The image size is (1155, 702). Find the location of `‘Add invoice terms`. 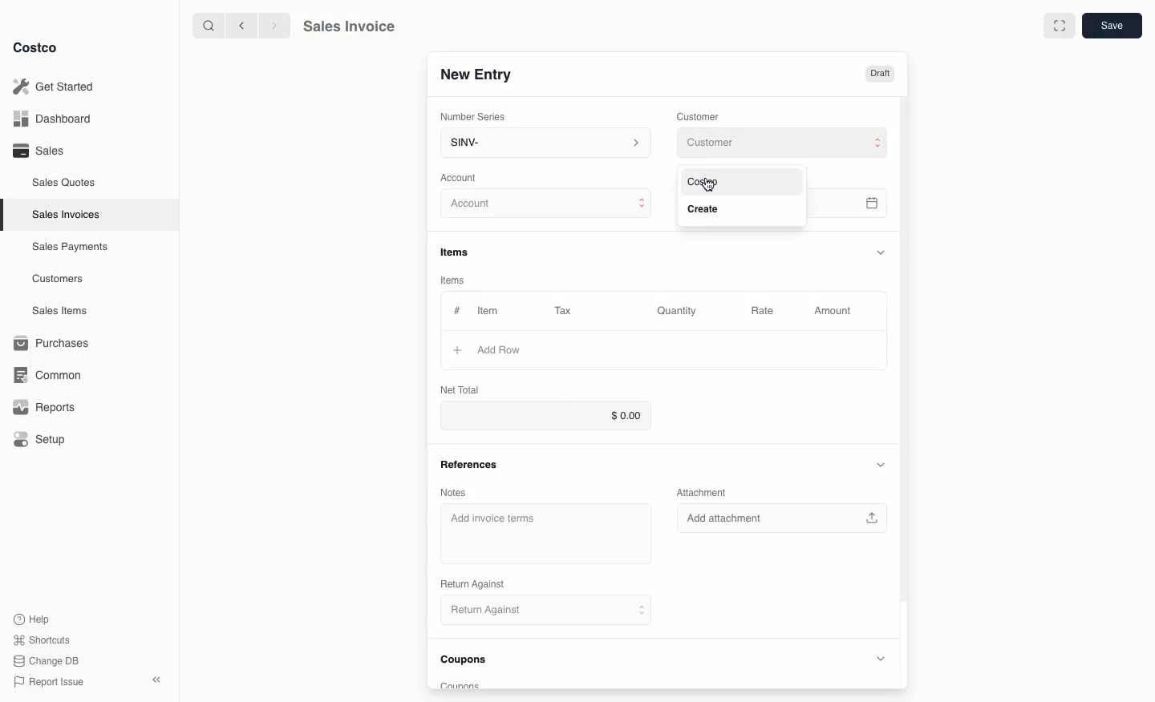

‘Add invoice terms is located at coordinates (496, 519).